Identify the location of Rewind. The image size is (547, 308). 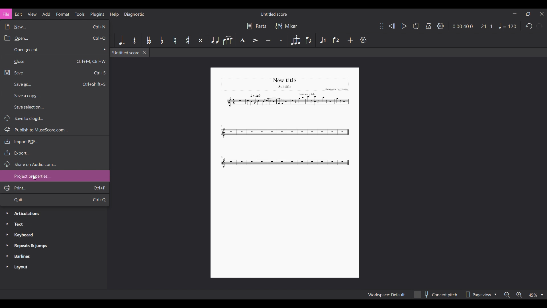
(392, 26).